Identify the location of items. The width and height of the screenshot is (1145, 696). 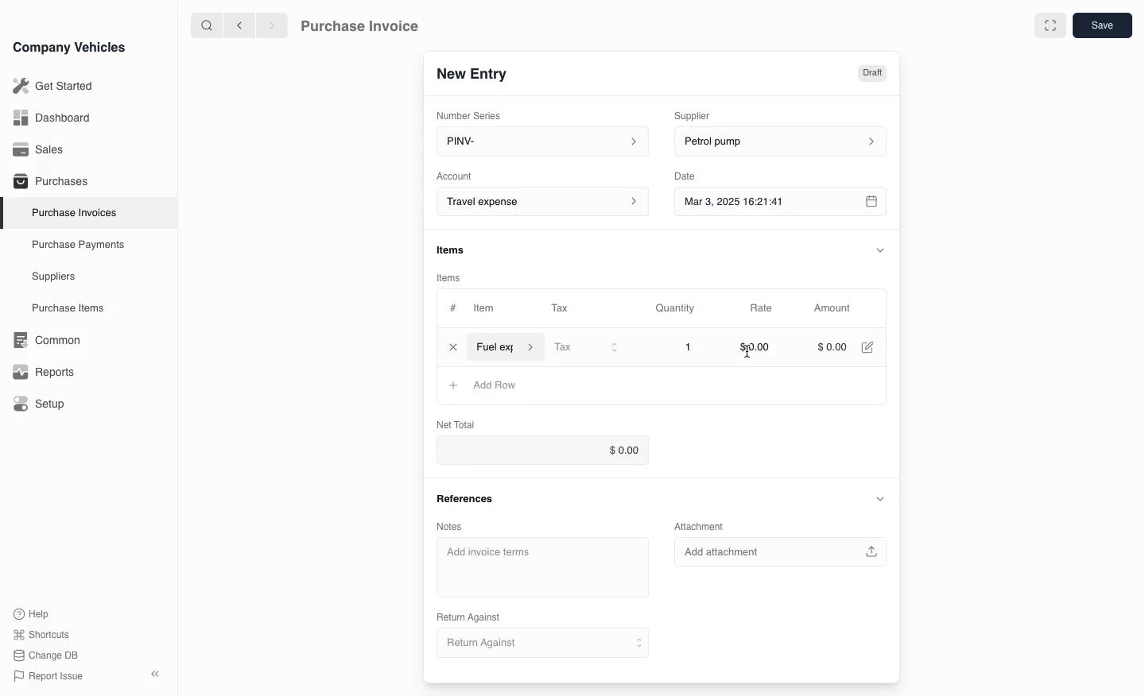
(452, 251).